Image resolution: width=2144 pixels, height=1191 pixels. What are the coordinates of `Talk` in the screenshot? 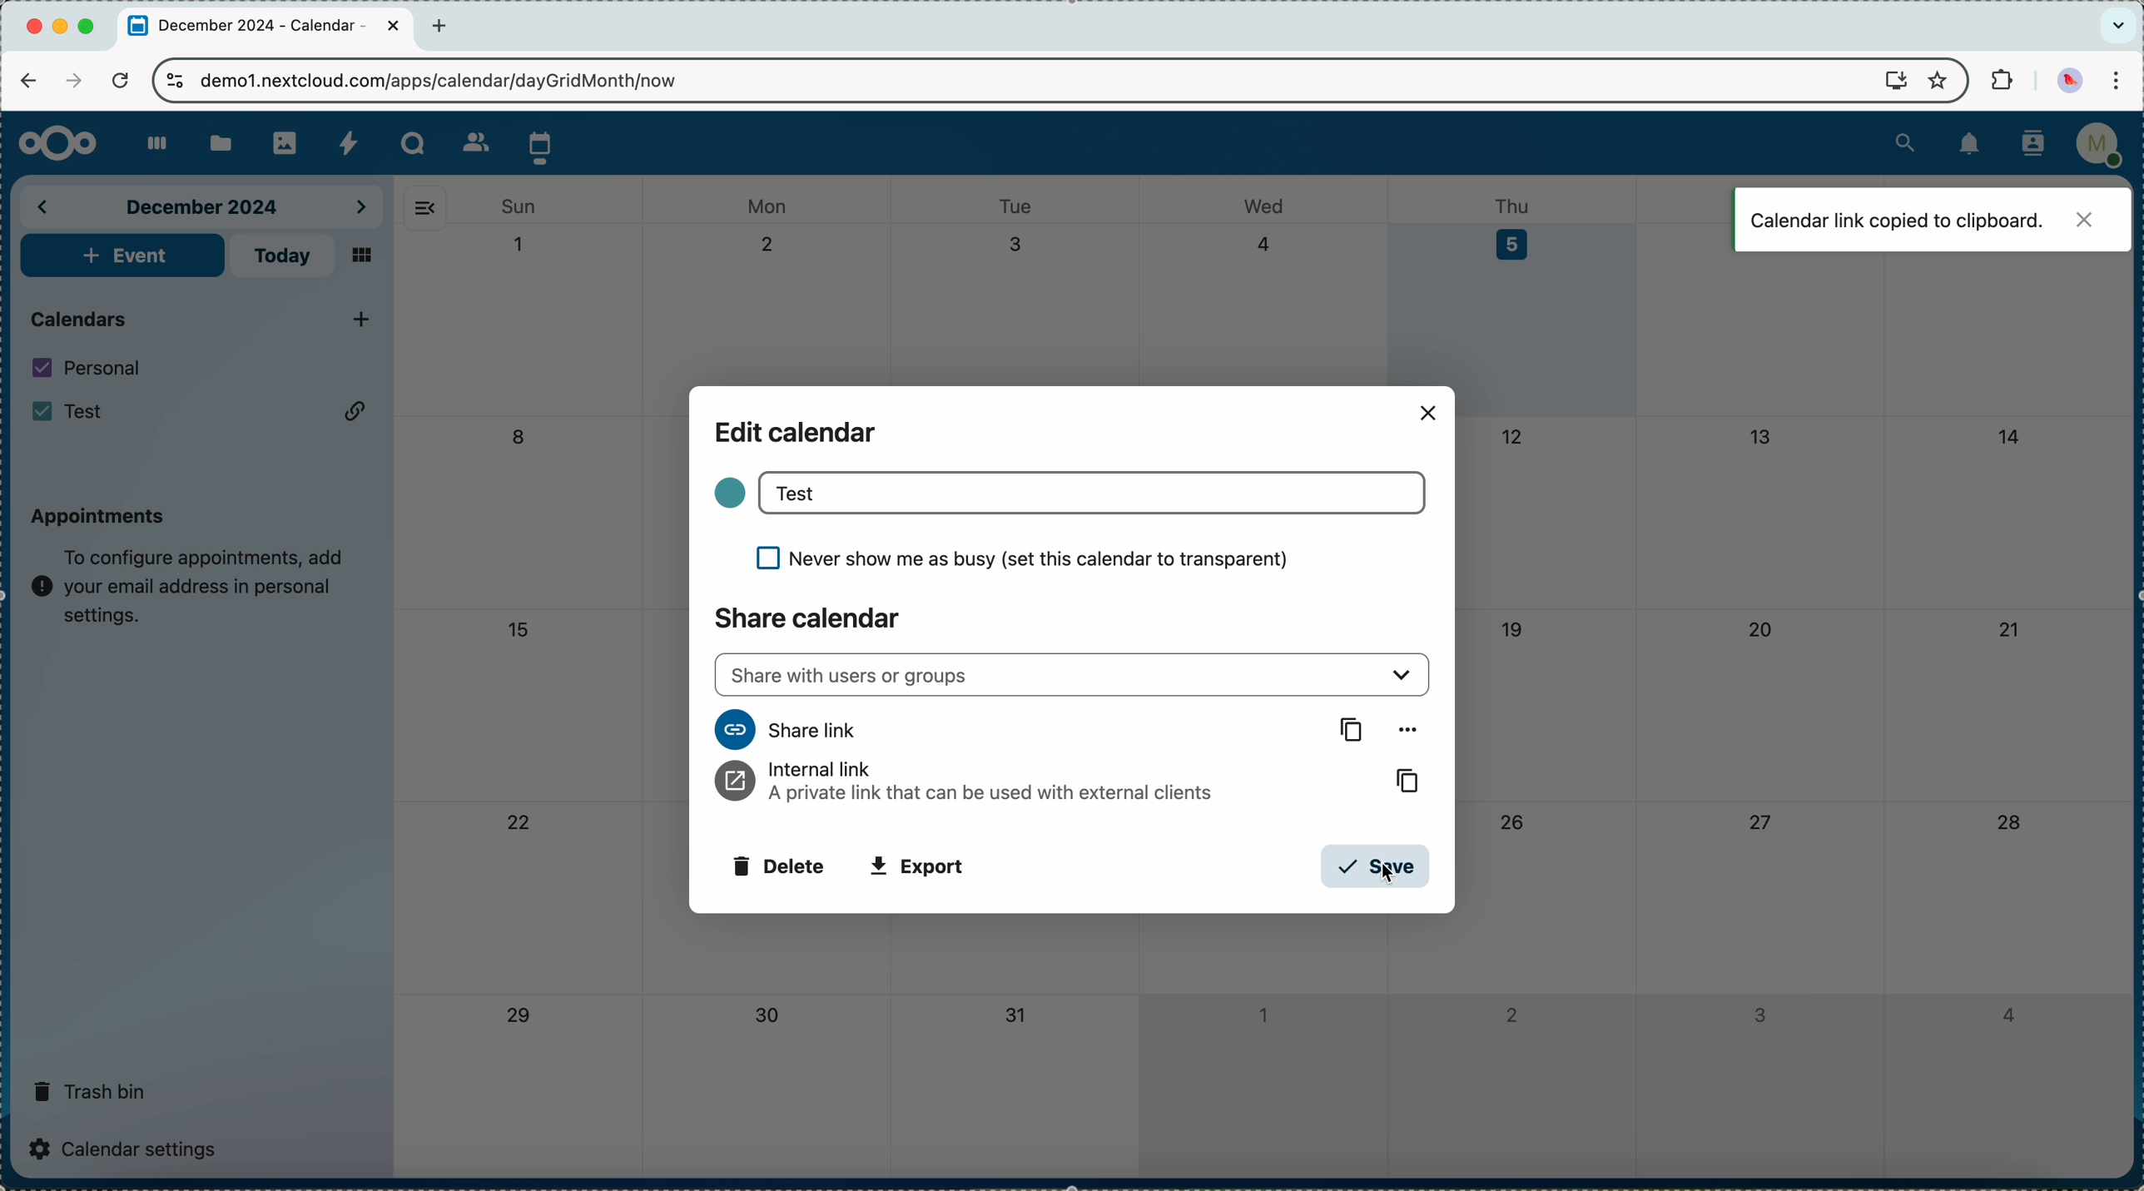 It's located at (414, 143).